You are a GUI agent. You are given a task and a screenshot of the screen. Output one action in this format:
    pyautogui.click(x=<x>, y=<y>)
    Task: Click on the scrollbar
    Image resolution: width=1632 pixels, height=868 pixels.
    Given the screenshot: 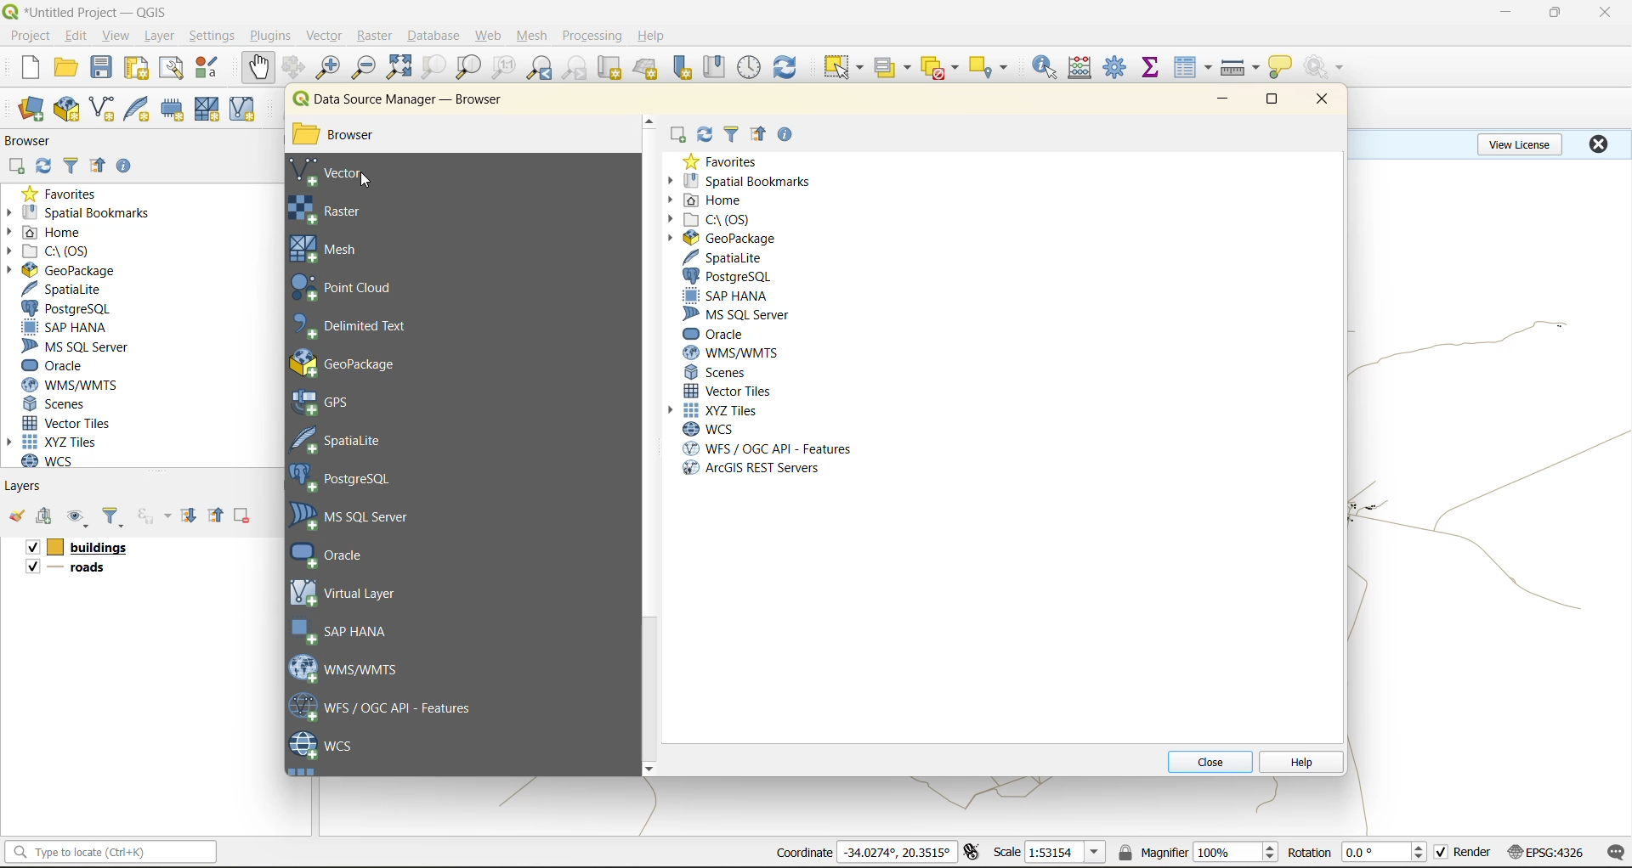 What is the action you would take?
    pyautogui.click(x=650, y=445)
    